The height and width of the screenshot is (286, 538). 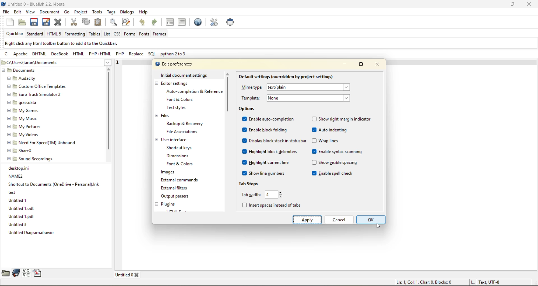 I want to click on initial document settings, so click(x=185, y=75).